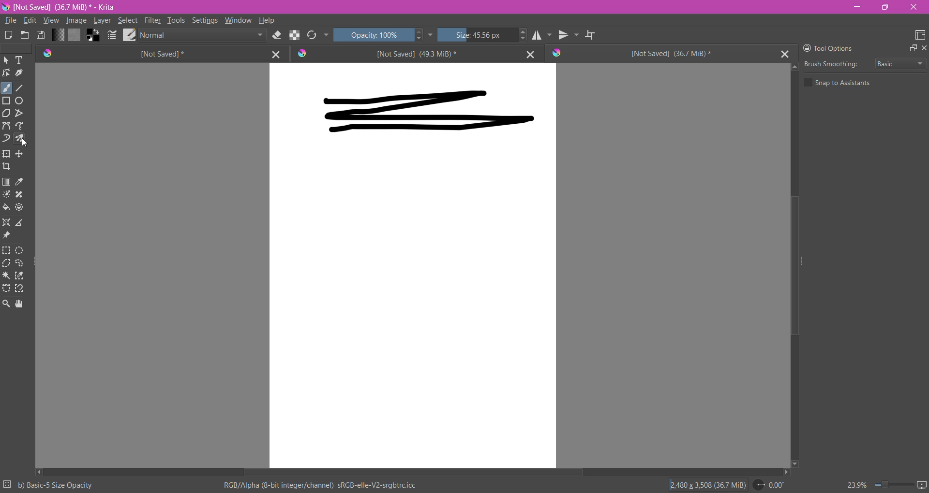 Image resolution: width=929 pixels, height=493 pixels. Describe the element at coordinates (840, 83) in the screenshot. I see `Snap to Assistants` at that location.